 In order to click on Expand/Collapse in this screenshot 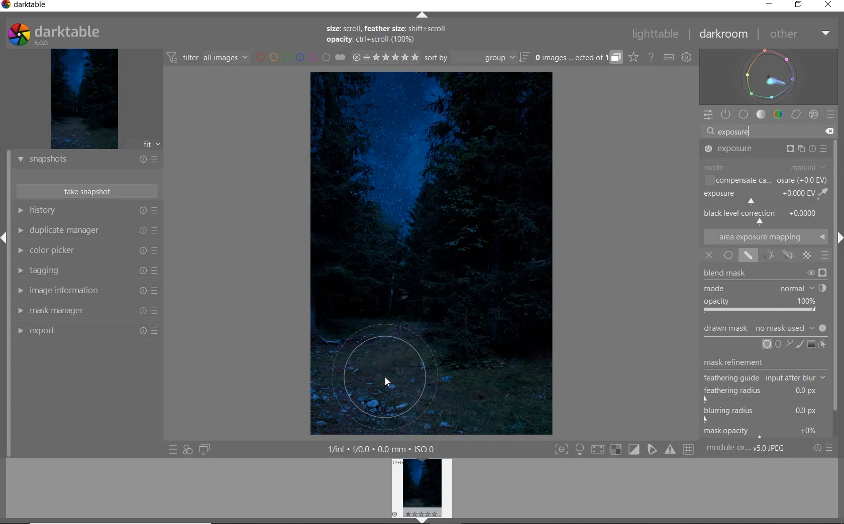, I will do `click(5, 237)`.